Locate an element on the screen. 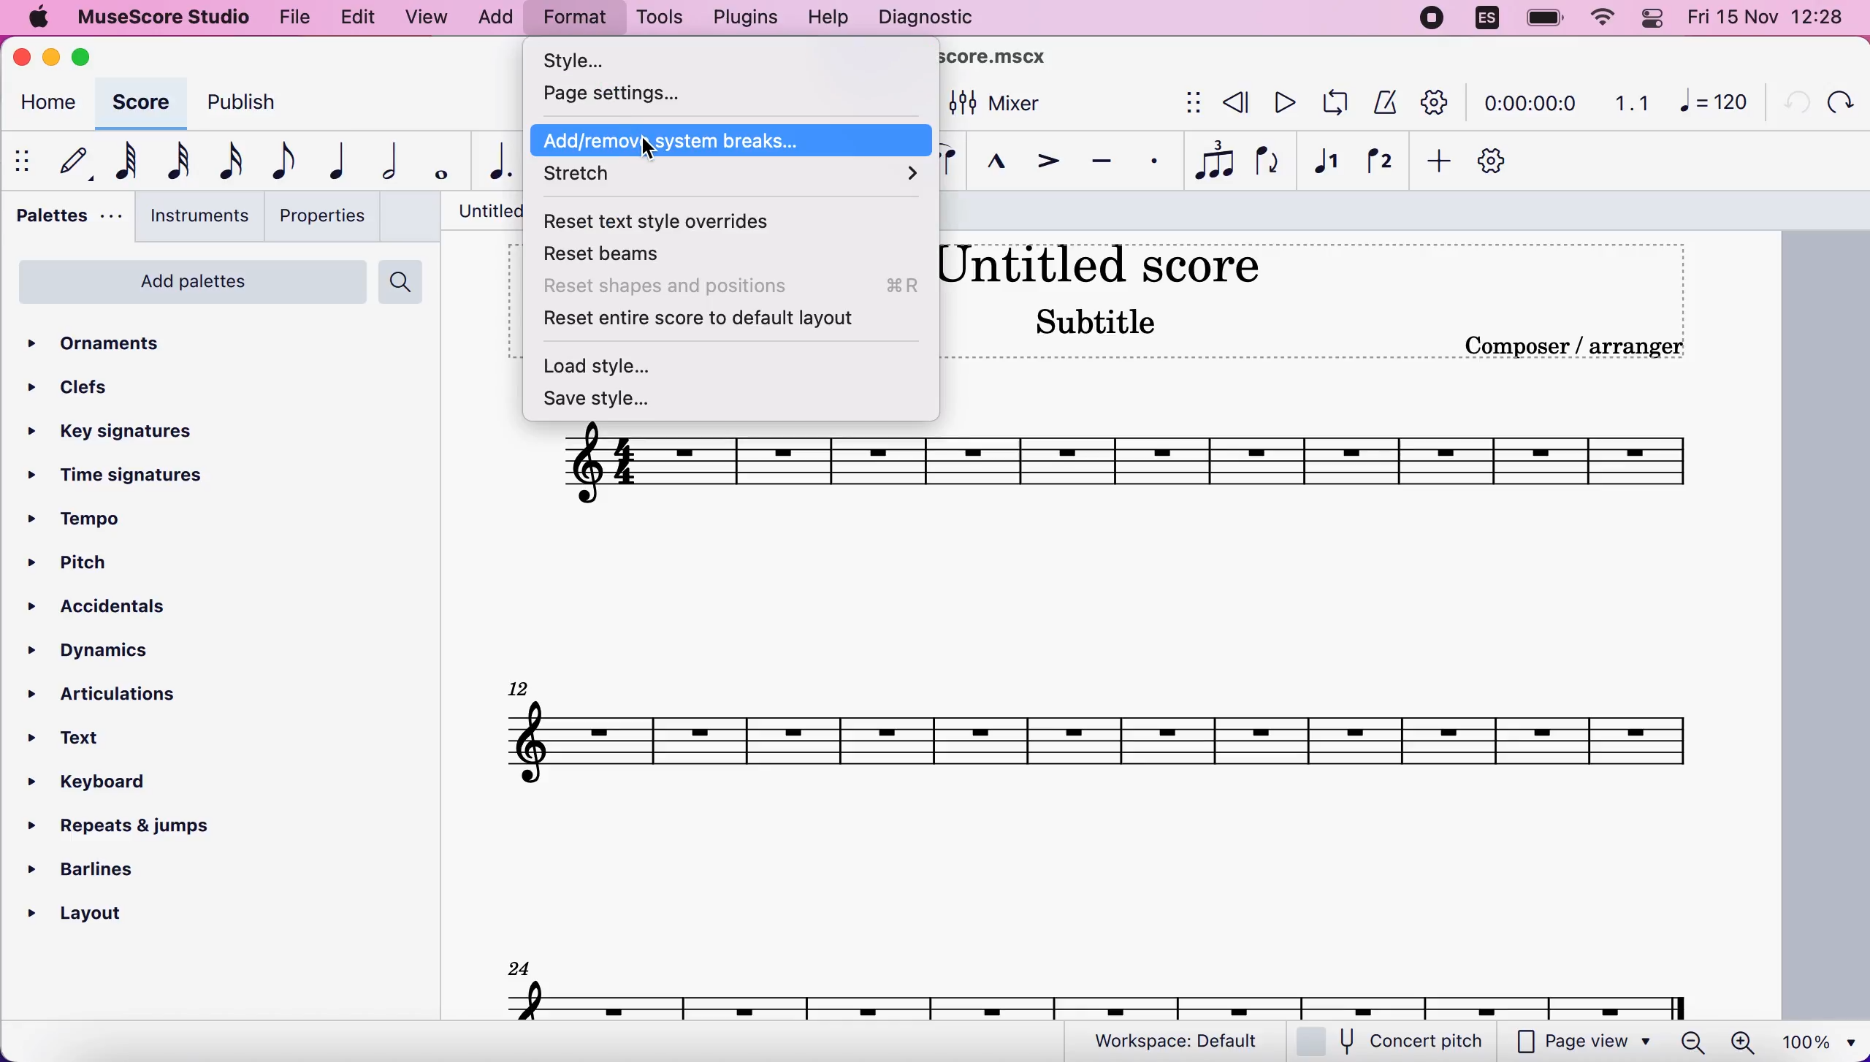  wifi is located at coordinates (1600, 18).